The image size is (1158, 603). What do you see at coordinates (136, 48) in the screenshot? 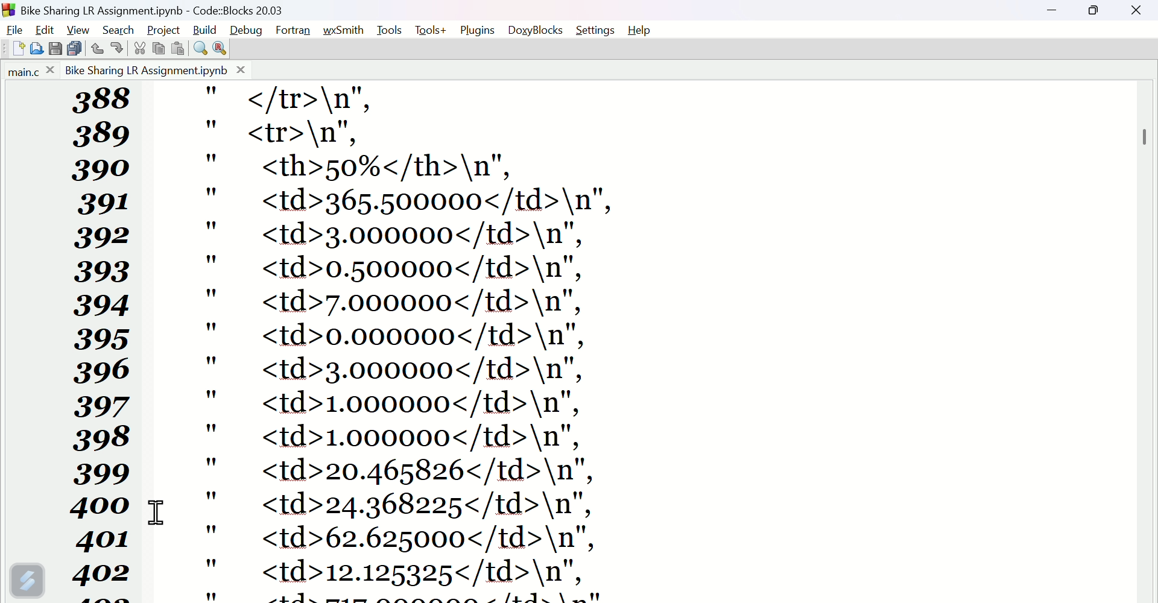
I see `Cut` at bounding box center [136, 48].